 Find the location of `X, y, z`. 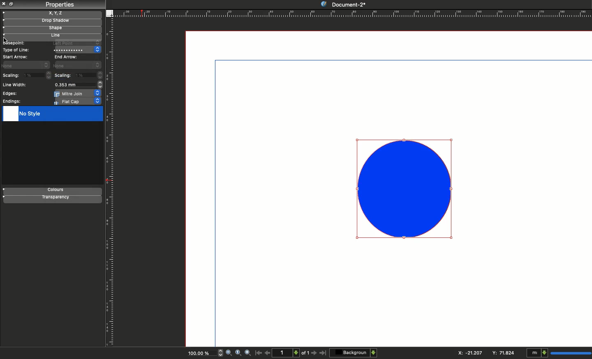

X, y, z is located at coordinates (52, 13).